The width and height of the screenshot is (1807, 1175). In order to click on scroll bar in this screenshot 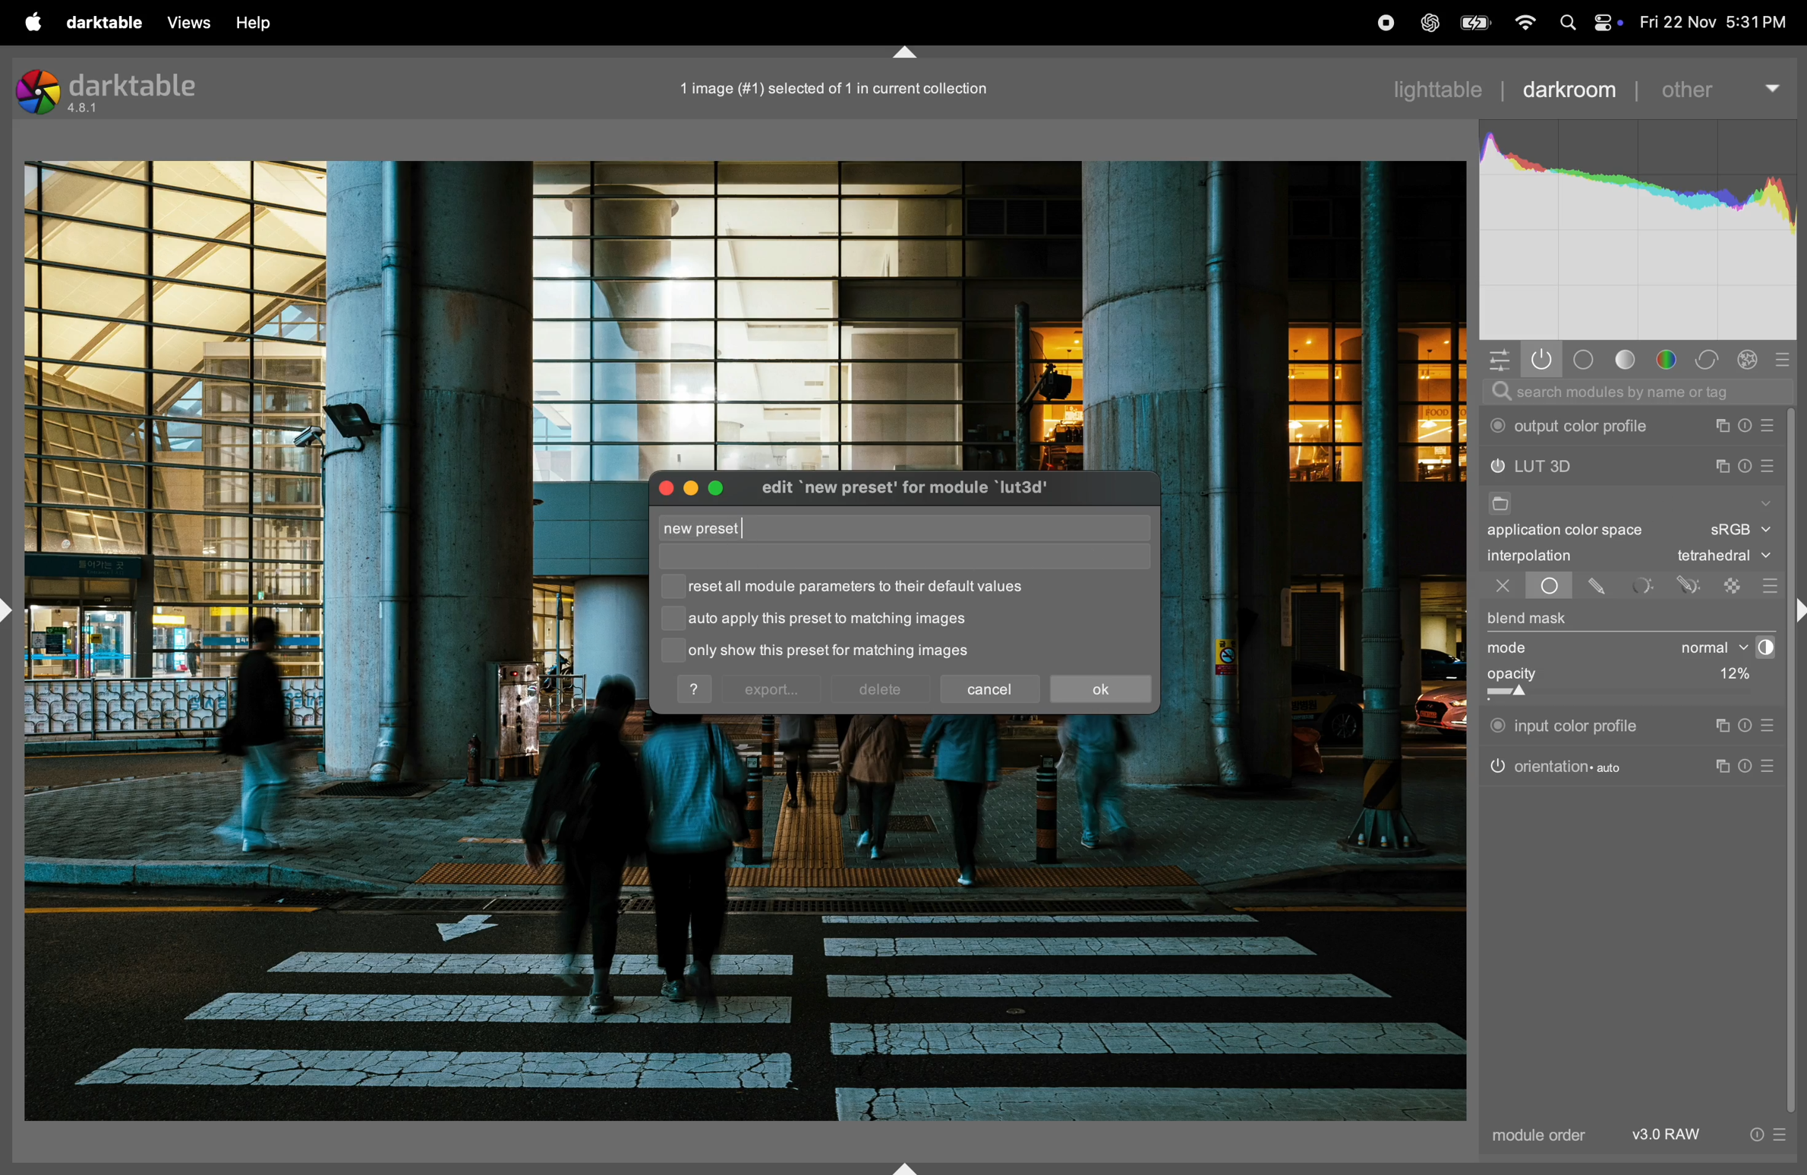, I will do `click(1796, 761)`.